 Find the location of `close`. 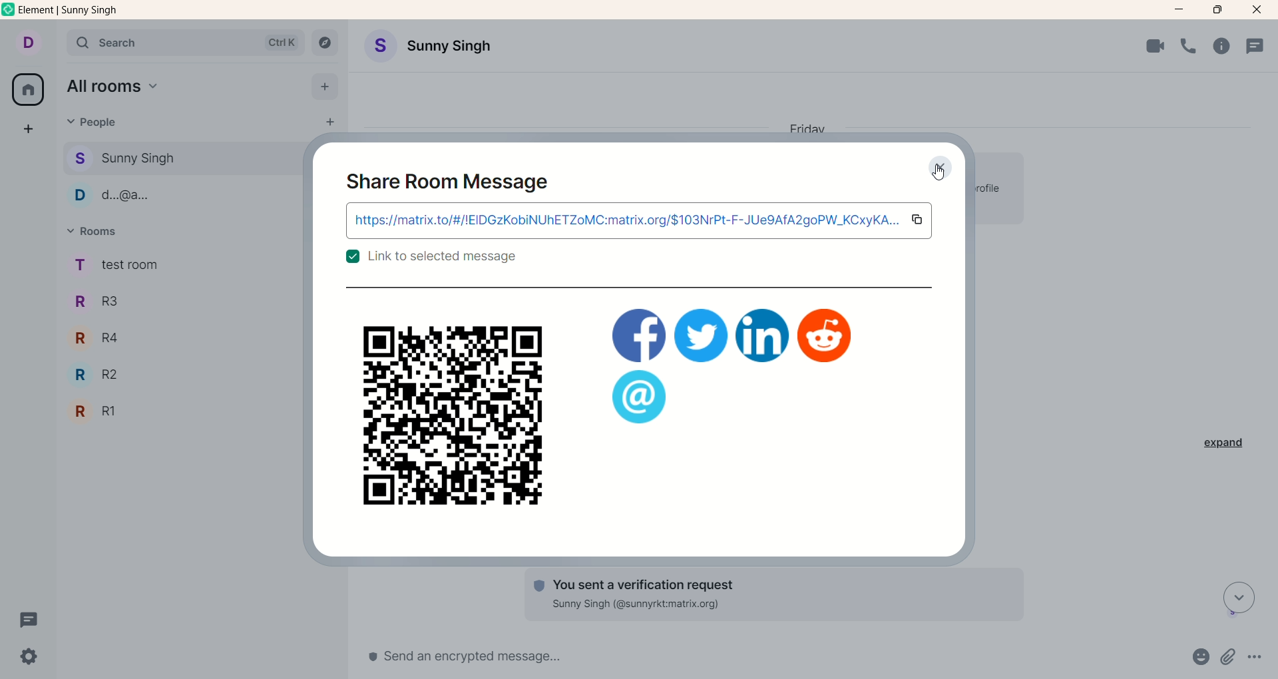

close is located at coordinates (1259, 10).